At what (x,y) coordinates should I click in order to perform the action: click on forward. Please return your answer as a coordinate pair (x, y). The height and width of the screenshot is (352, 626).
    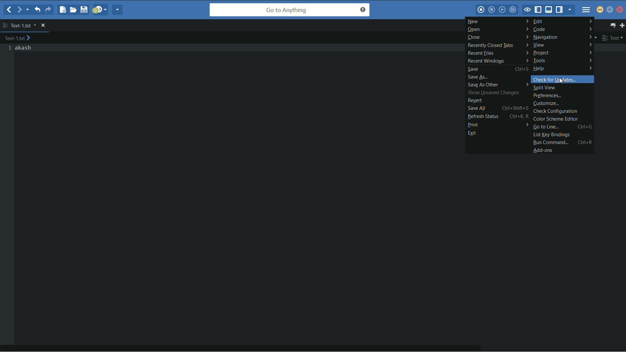
    Looking at the image, I should click on (19, 10).